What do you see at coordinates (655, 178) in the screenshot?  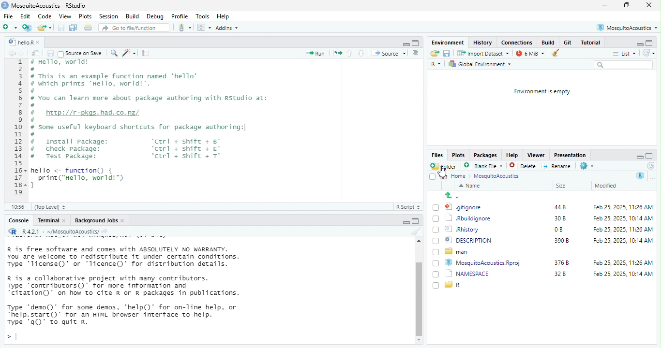 I see `option` at bounding box center [655, 178].